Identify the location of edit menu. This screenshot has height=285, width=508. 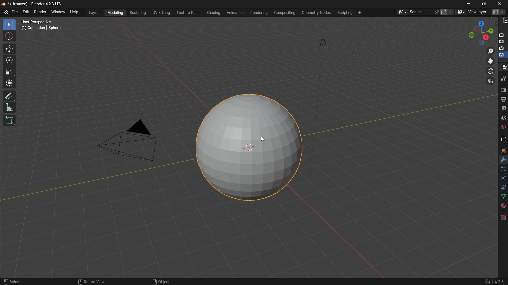
(25, 12).